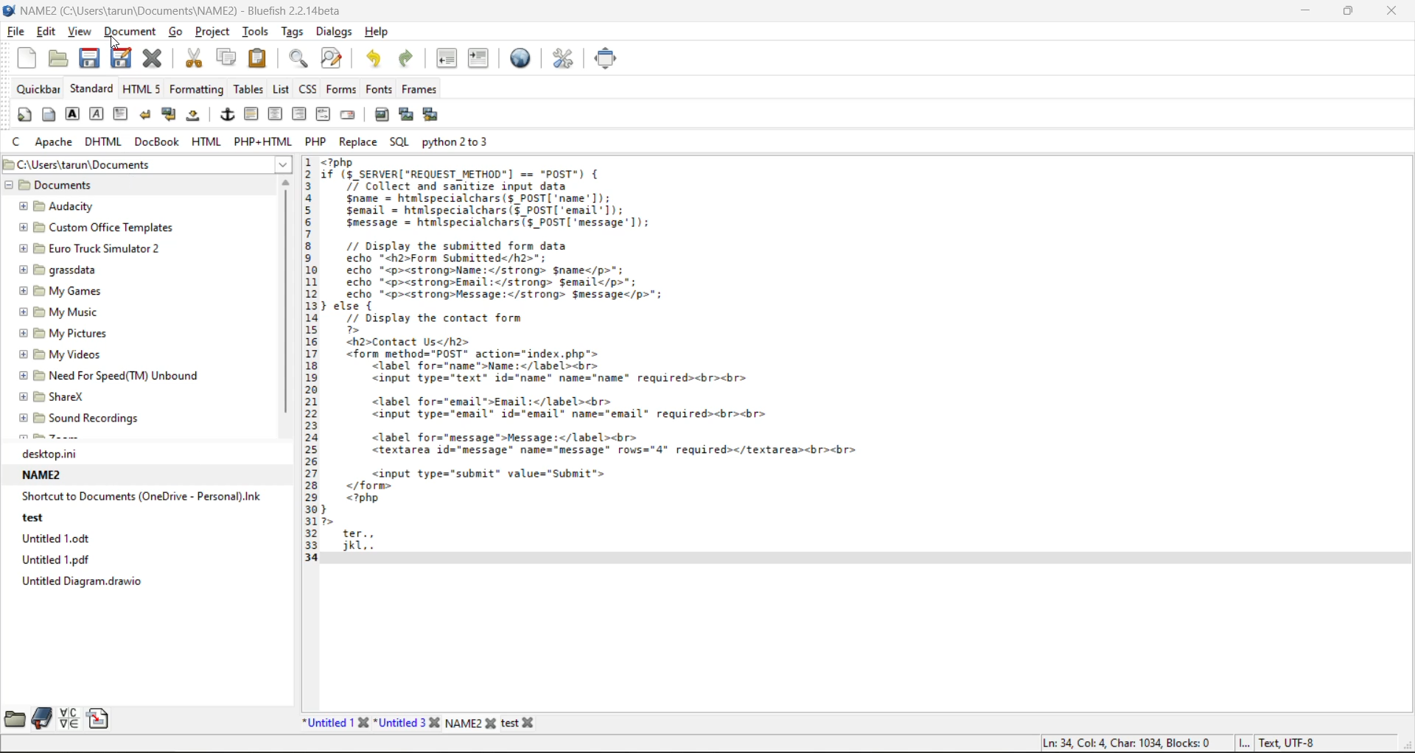  Describe the element at coordinates (520, 56) in the screenshot. I see `preview in browser` at that location.